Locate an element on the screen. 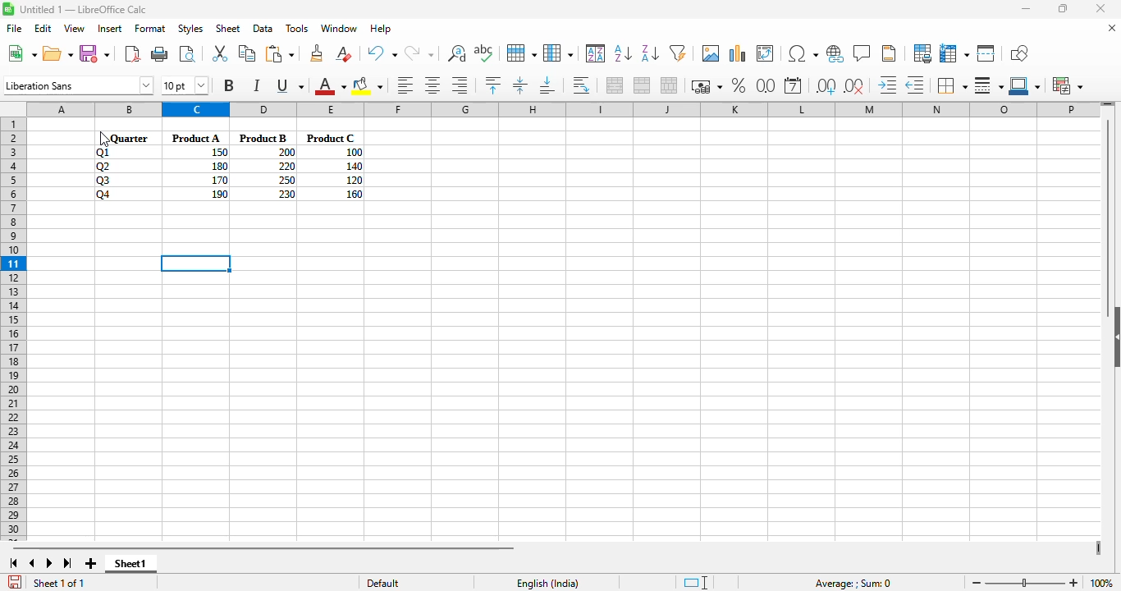 The image size is (1121, 591). format as percent is located at coordinates (738, 85).